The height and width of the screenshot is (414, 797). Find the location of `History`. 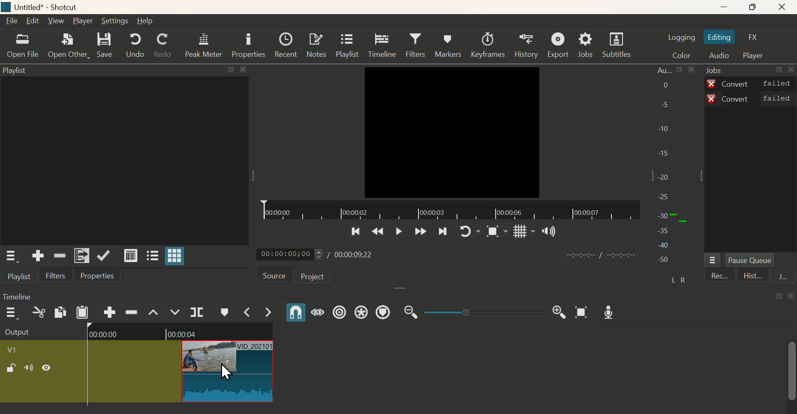

History is located at coordinates (527, 46).